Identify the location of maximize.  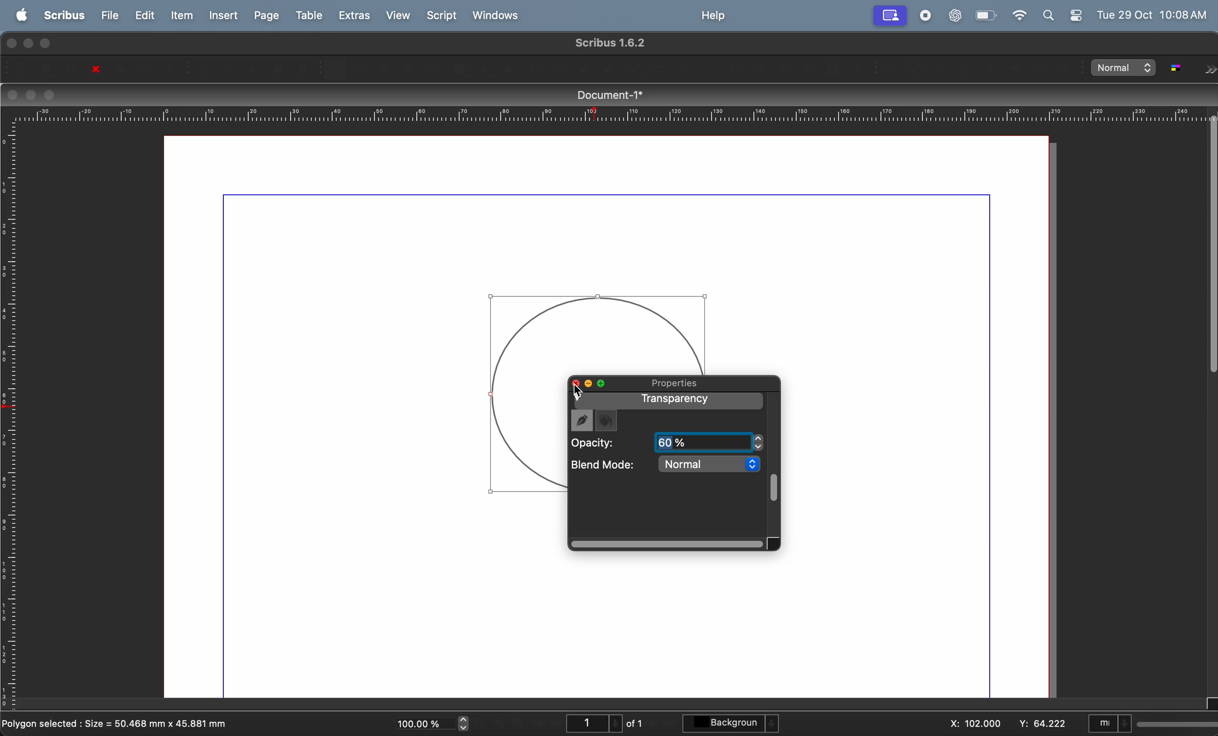
(50, 94).